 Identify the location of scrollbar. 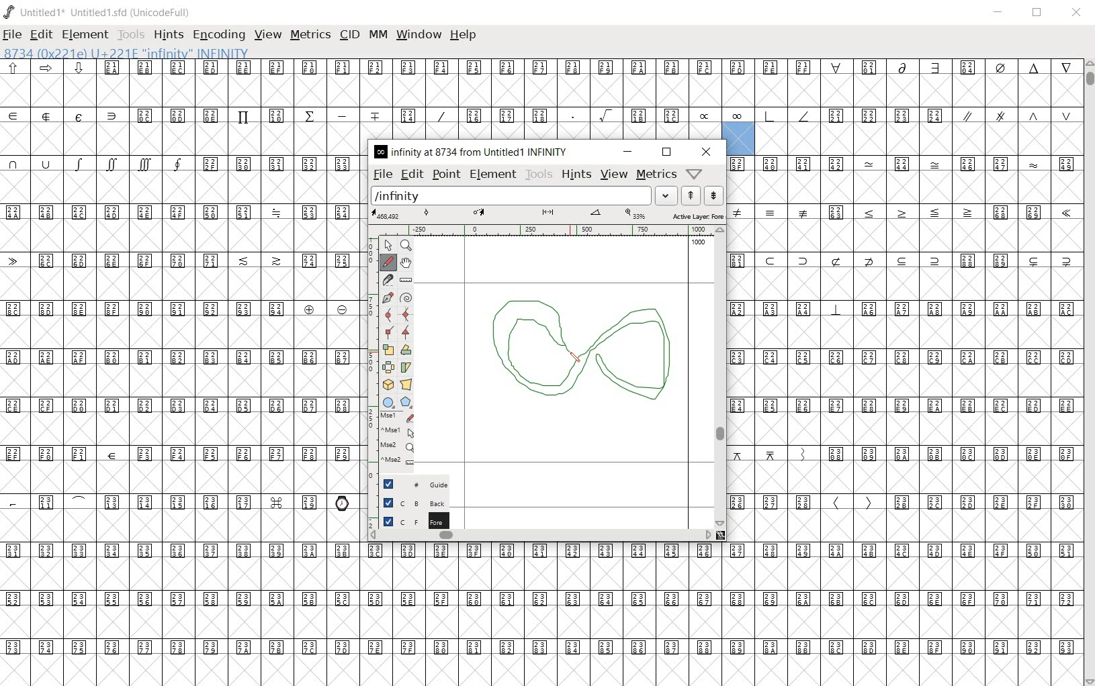
(723, 377).